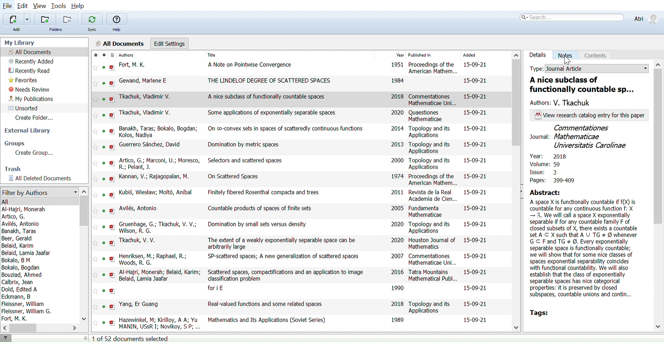 Image resolution: width=664 pixels, height=342 pixels. Describe the element at coordinates (265, 304) in the screenshot. I see `Real-valued functions and some related spaces` at that location.